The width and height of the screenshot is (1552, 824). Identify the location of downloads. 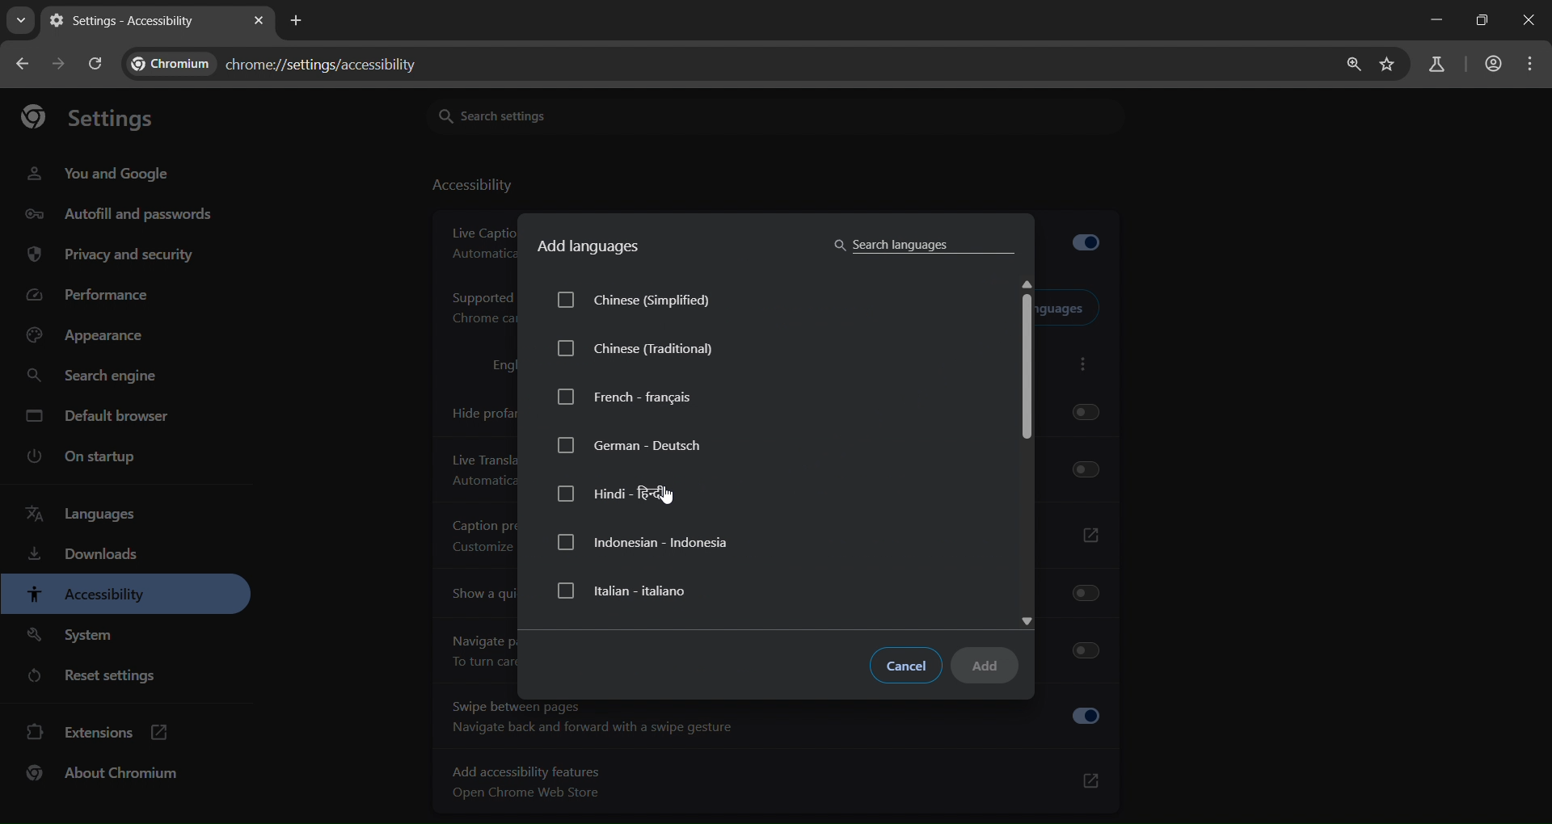
(85, 556).